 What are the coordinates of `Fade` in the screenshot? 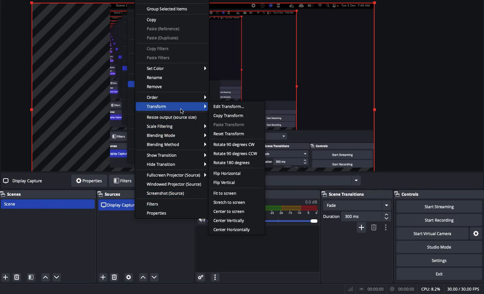 It's located at (357, 206).